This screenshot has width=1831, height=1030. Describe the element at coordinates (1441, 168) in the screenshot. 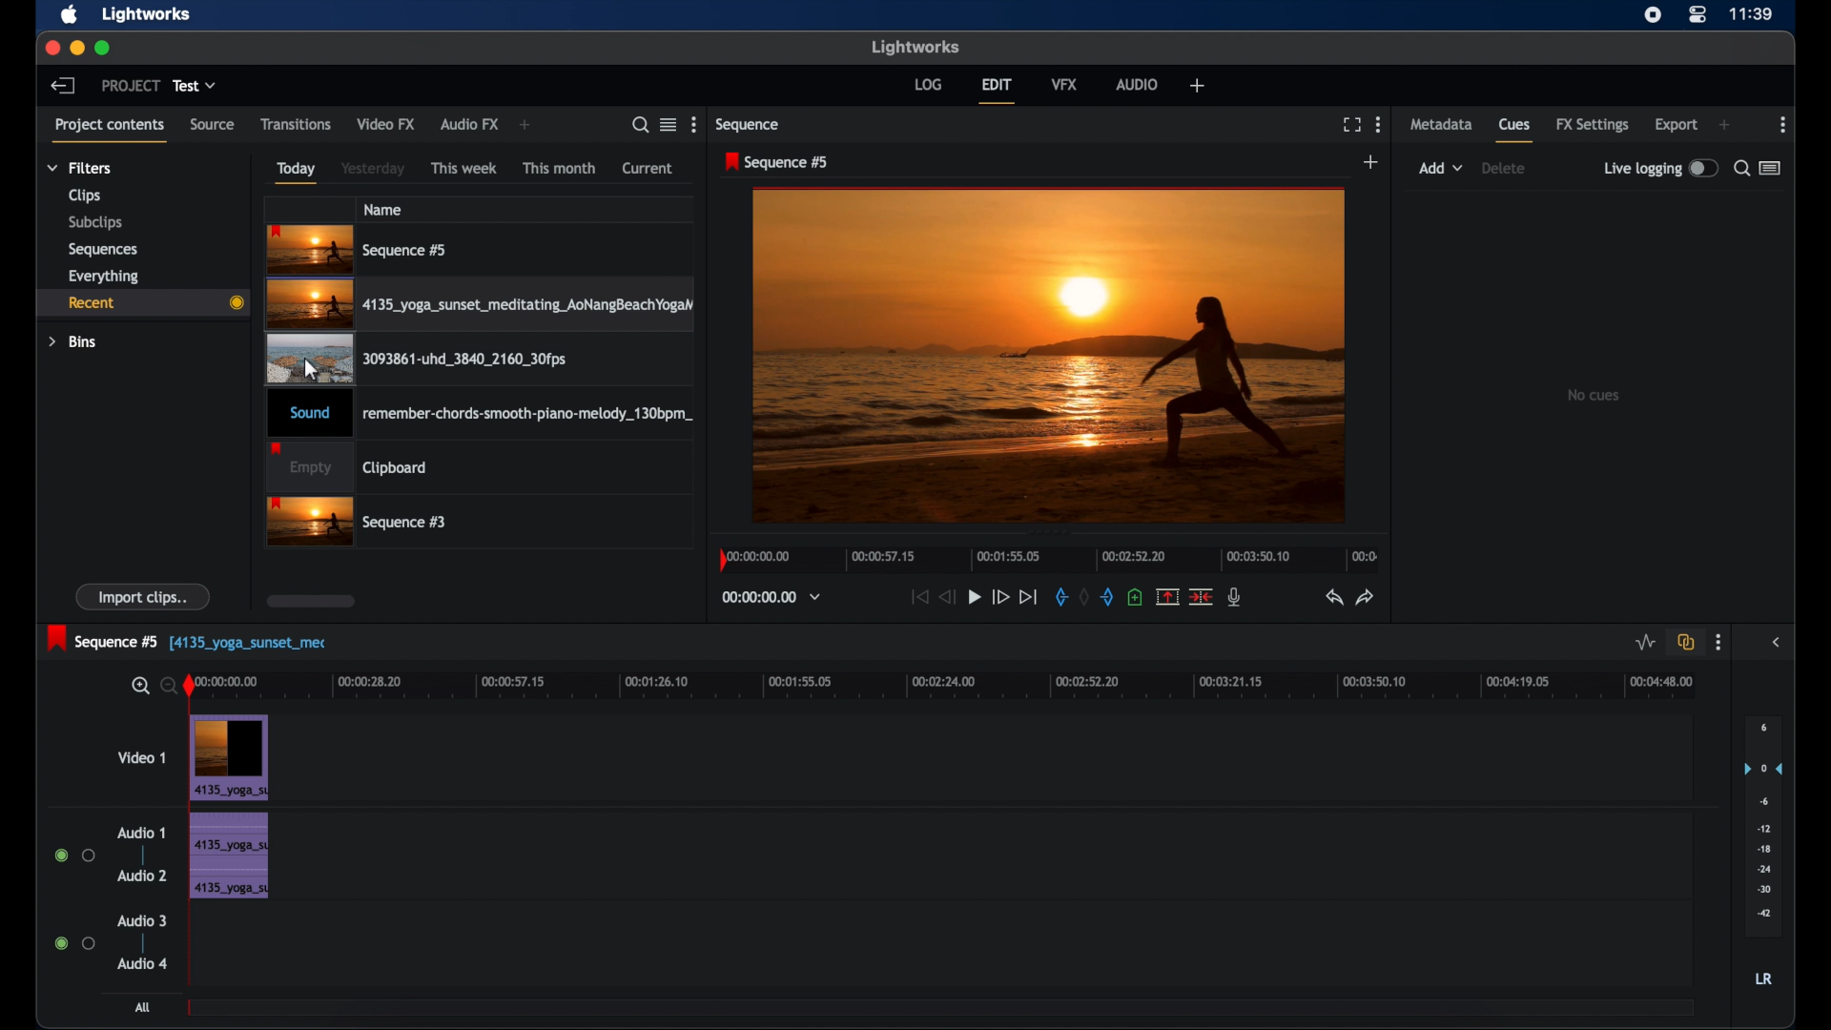

I see `add` at that location.